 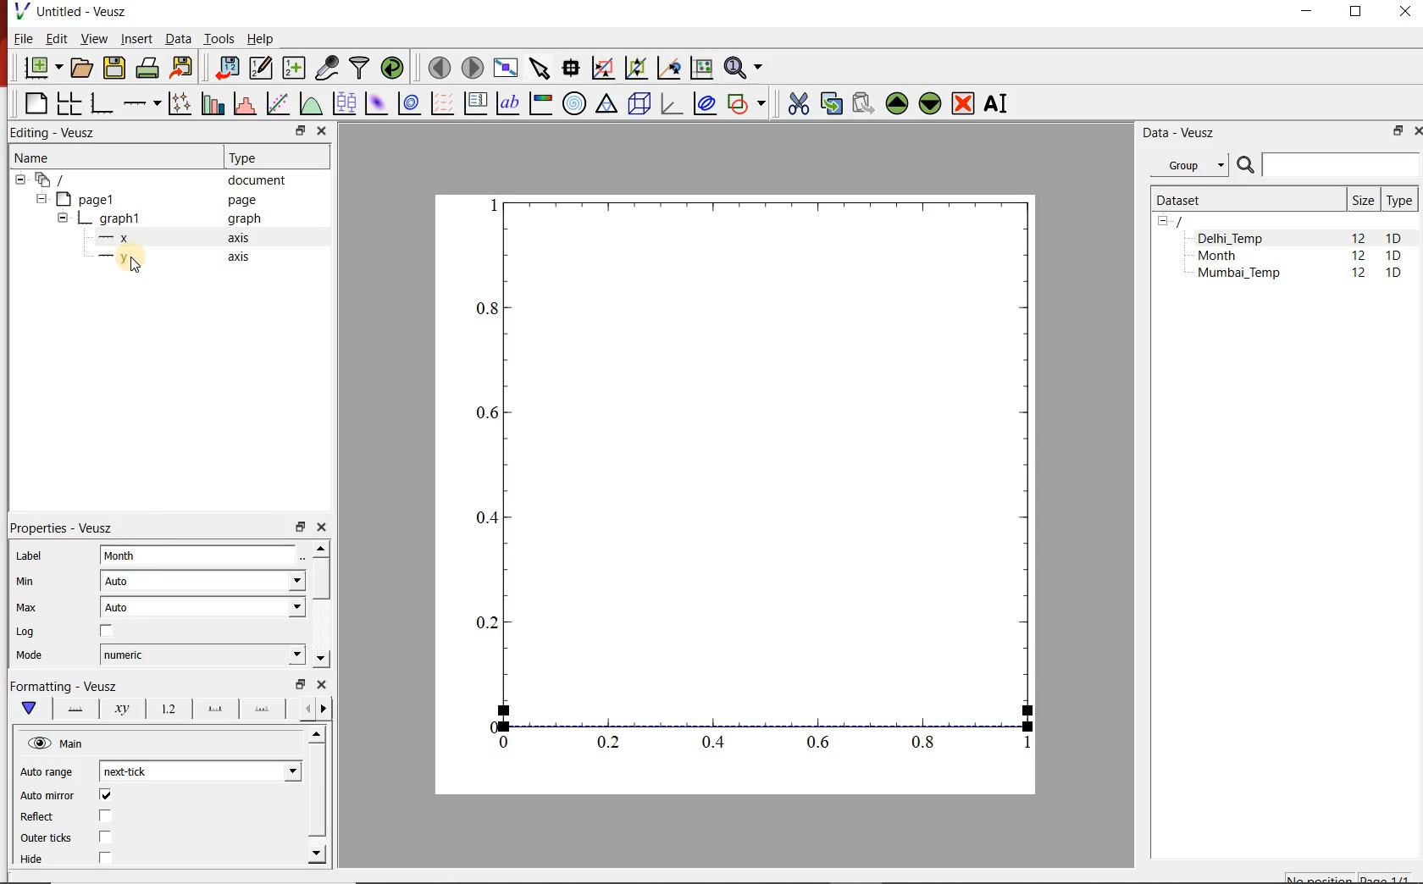 What do you see at coordinates (1416, 131) in the screenshot?
I see `CLOSE` at bounding box center [1416, 131].